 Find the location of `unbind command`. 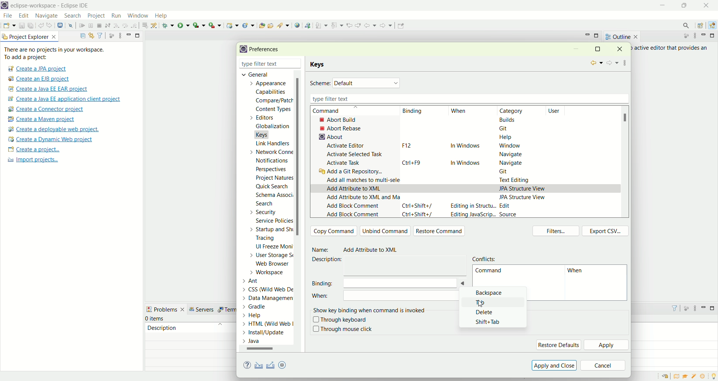

unbind command is located at coordinates (386, 231).